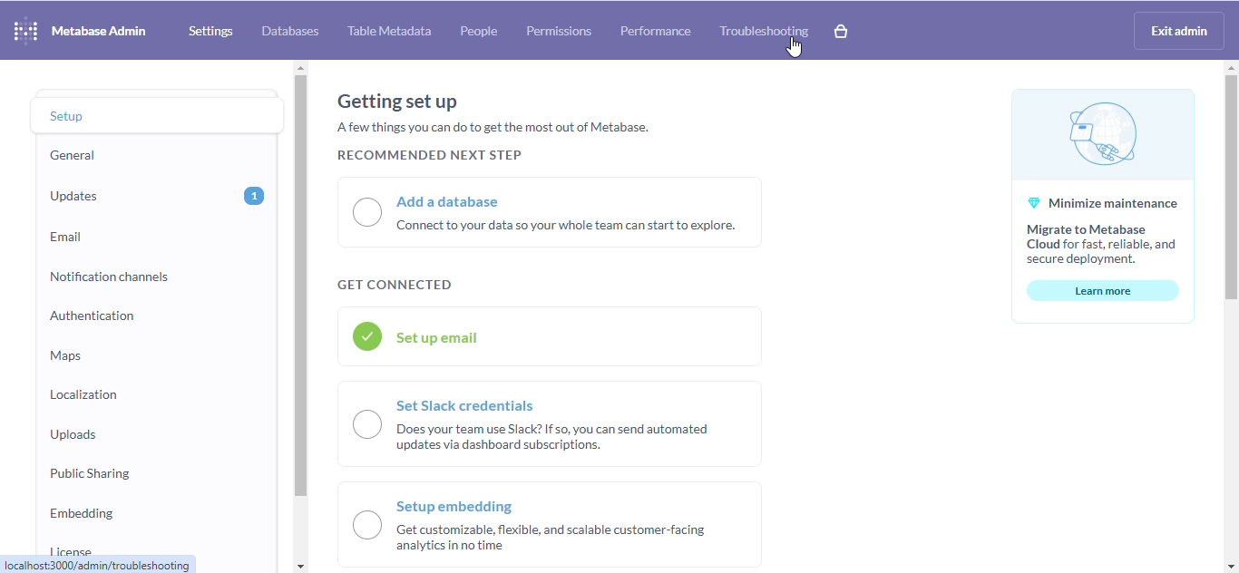 The height and width of the screenshot is (573, 1239). Describe the element at coordinates (86, 115) in the screenshot. I see `setup` at that location.